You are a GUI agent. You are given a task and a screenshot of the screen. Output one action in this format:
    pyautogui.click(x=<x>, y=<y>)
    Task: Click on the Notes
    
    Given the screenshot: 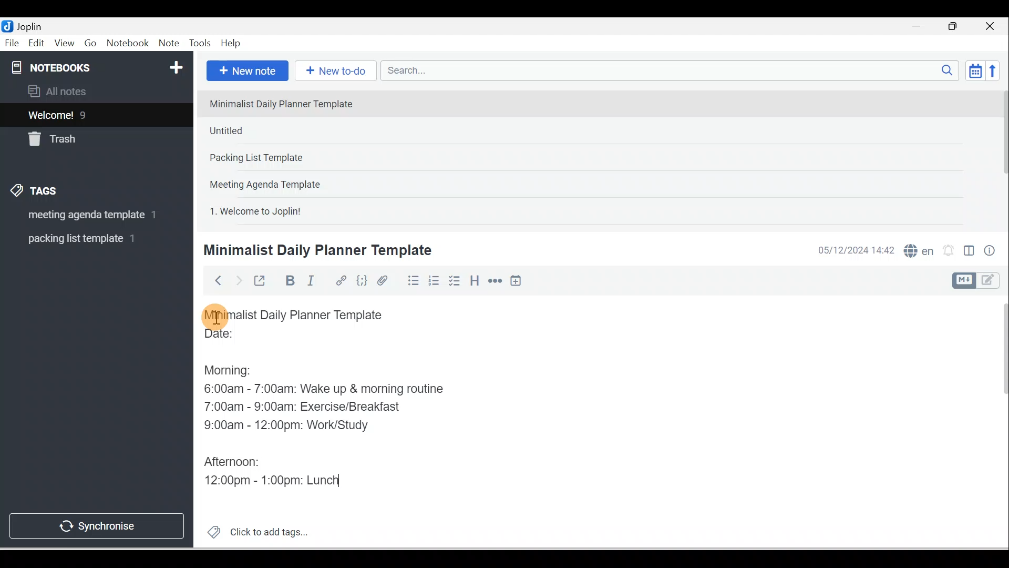 What is the action you would take?
    pyautogui.click(x=89, y=113)
    